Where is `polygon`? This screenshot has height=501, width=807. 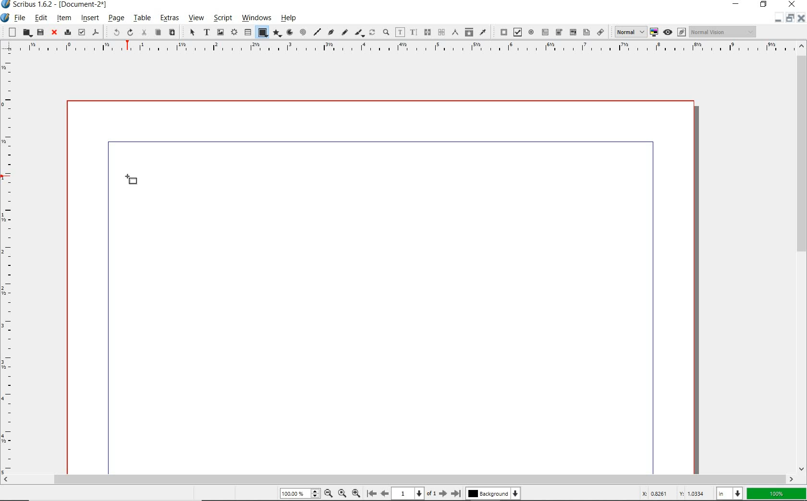 polygon is located at coordinates (278, 34).